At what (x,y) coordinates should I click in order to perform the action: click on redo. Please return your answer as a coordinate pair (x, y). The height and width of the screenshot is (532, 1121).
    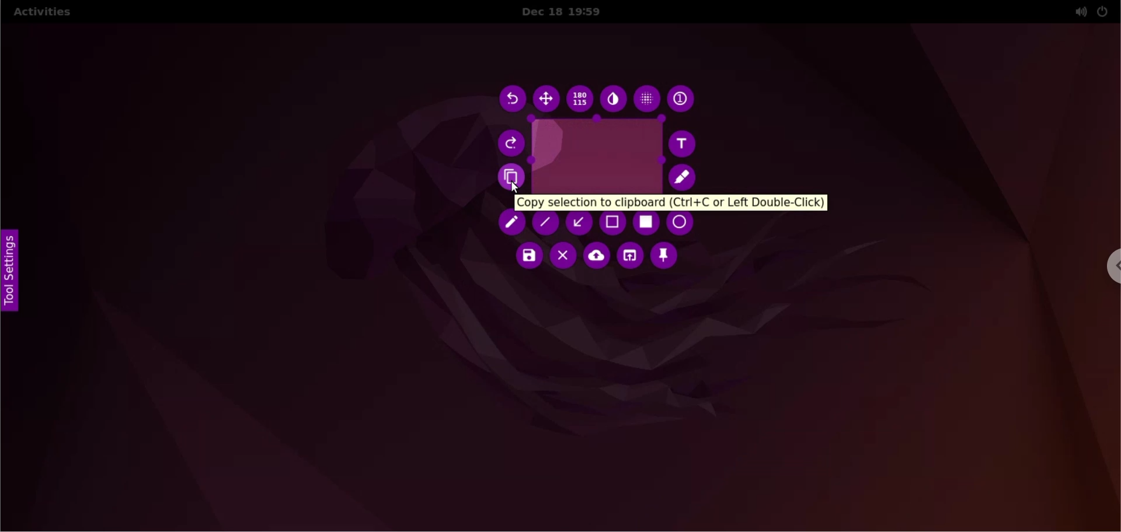
    Looking at the image, I should click on (512, 144).